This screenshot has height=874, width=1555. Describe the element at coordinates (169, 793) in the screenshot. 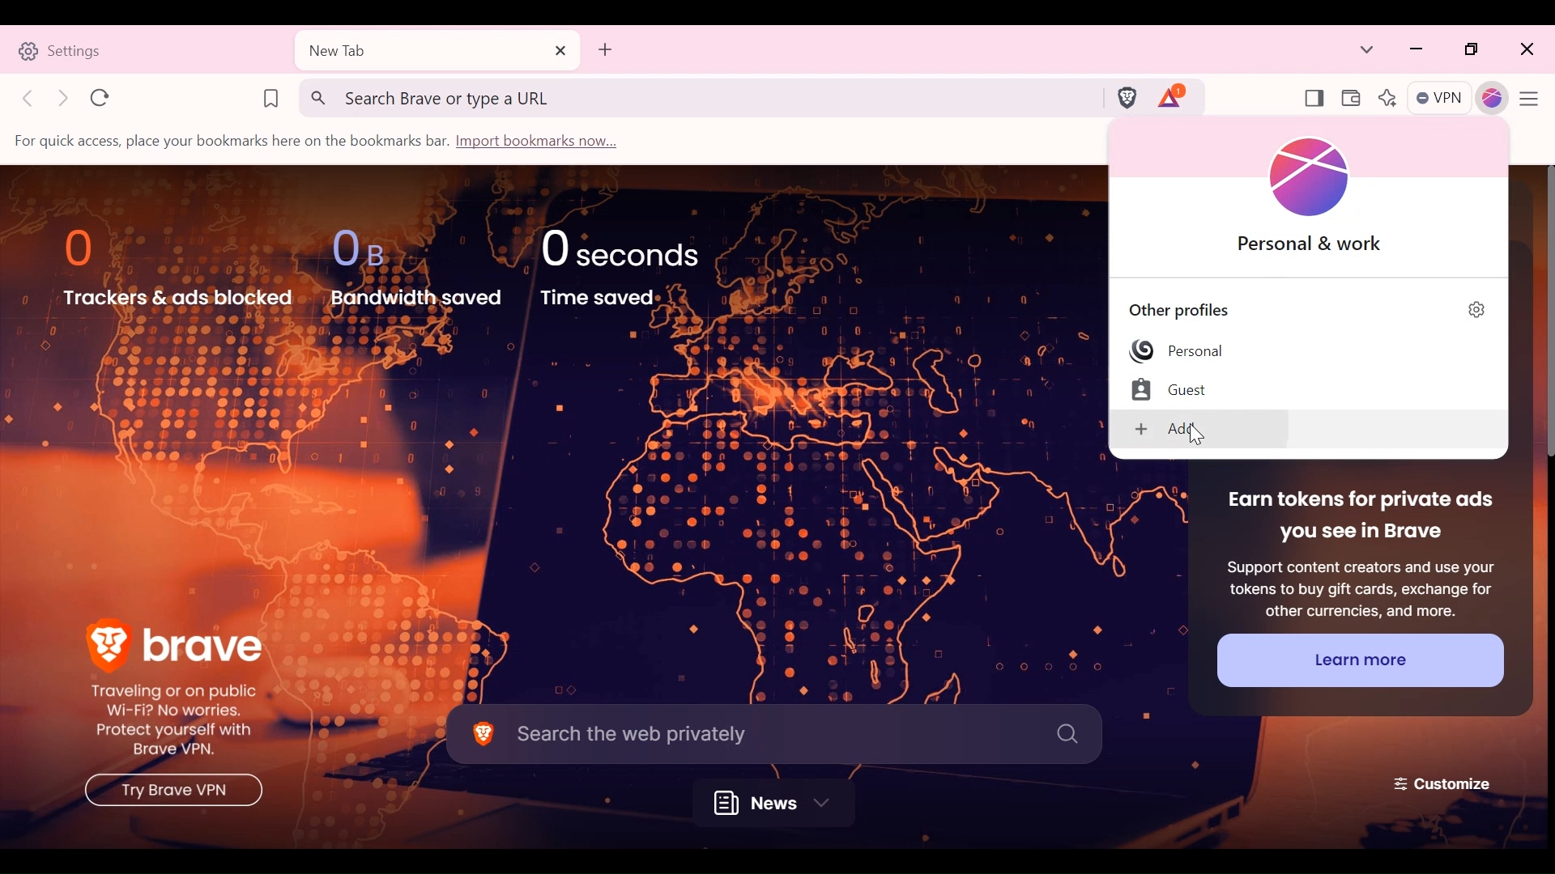

I see `try brave vpn` at that location.